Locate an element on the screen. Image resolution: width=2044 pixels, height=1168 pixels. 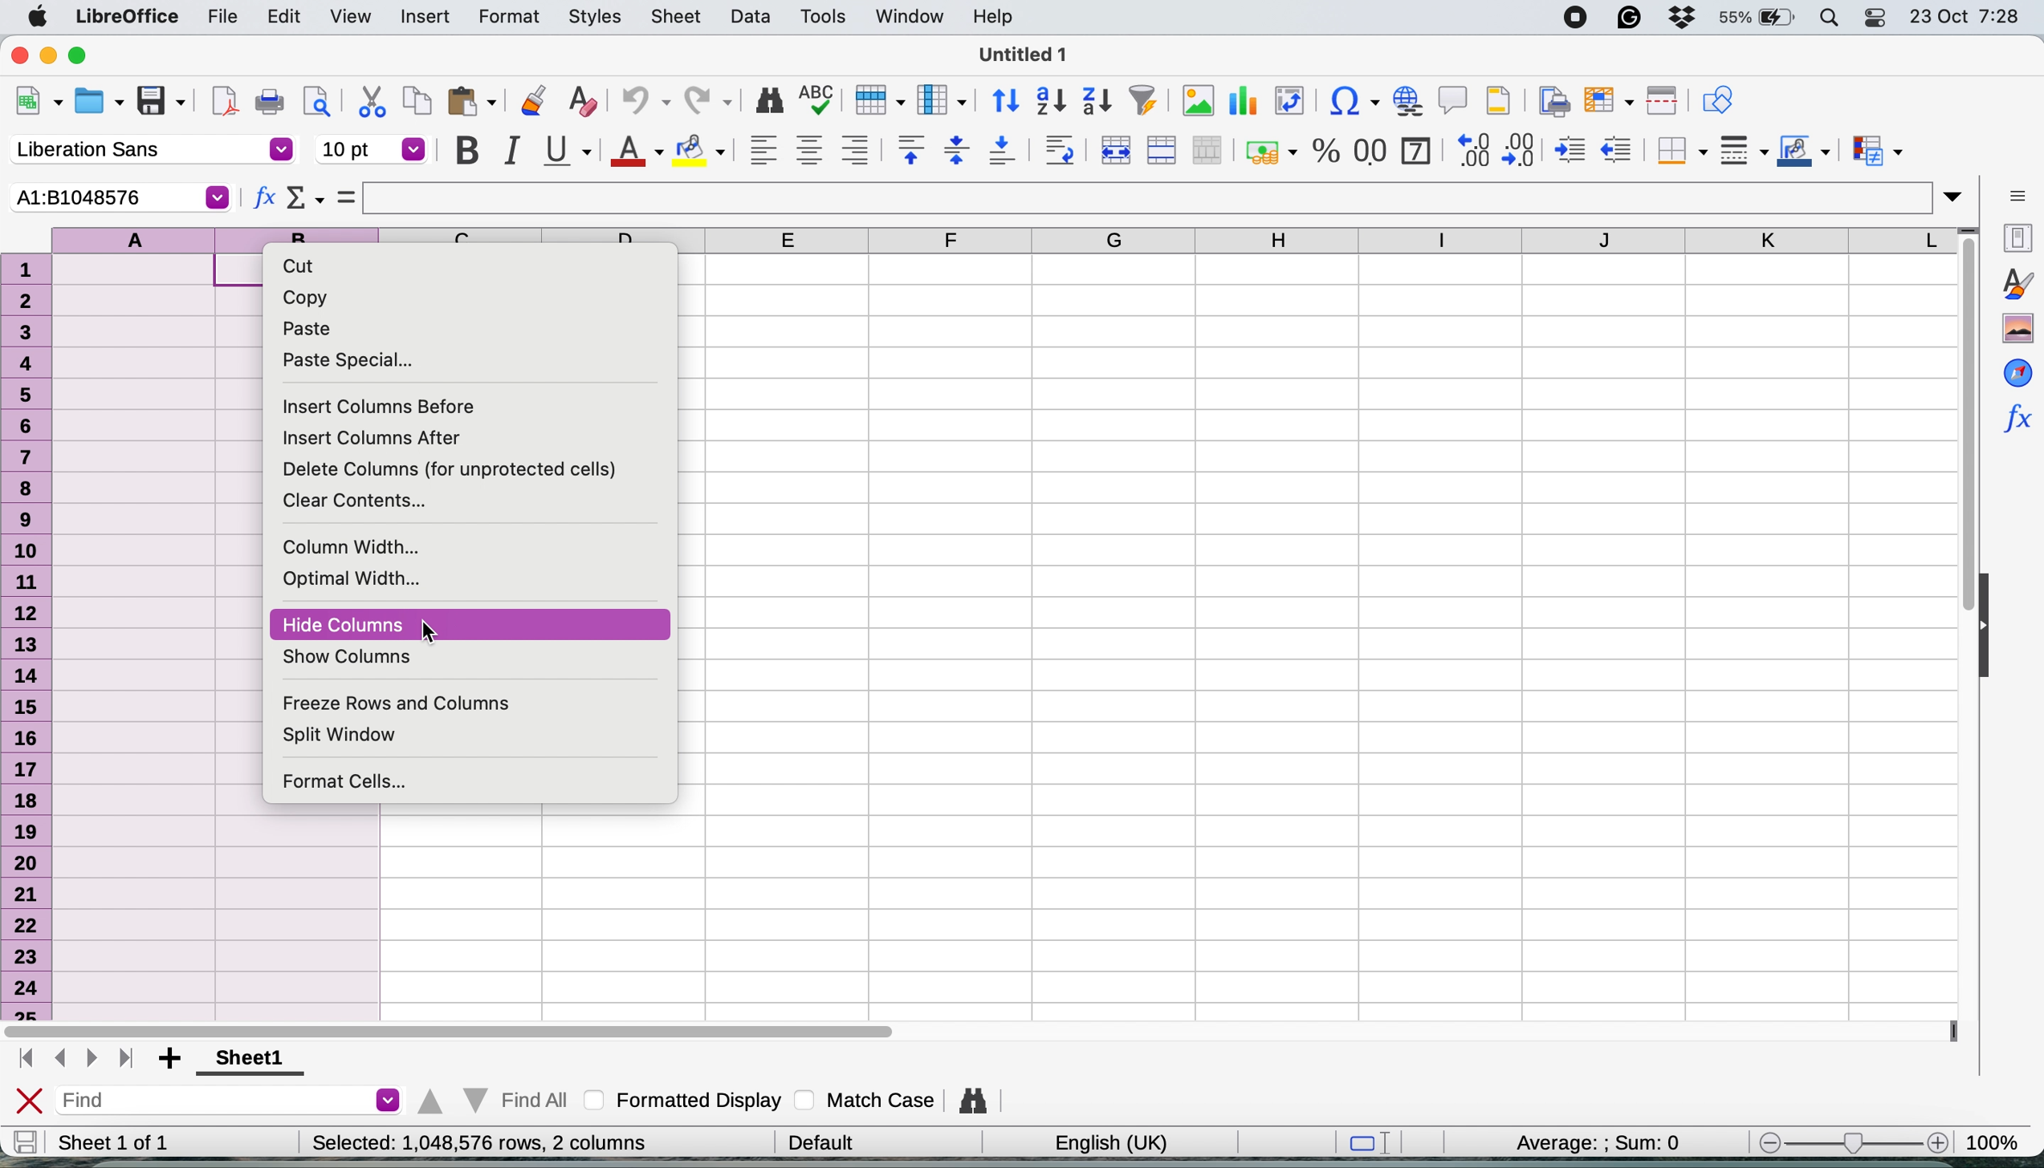
optimal width is located at coordinates (365, 579).